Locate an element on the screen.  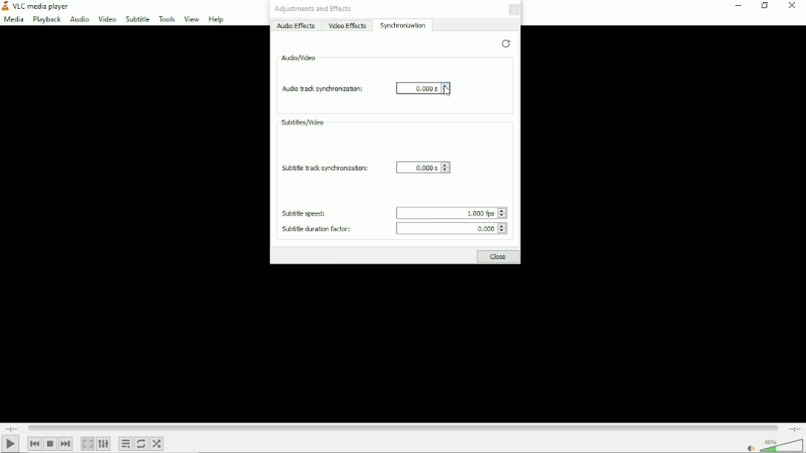
Play duration is located at coordinates (403, 426).